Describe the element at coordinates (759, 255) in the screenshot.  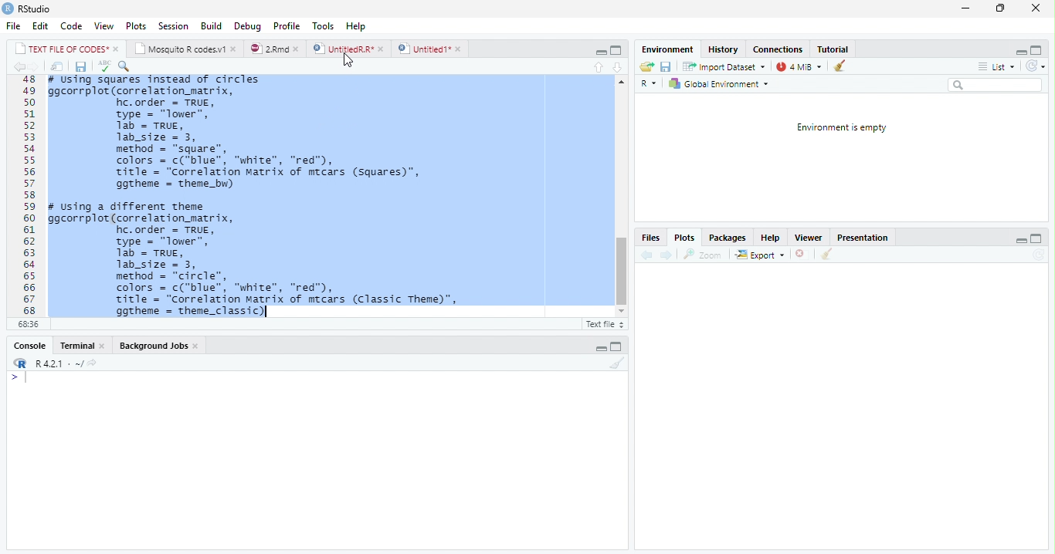
I see `Export ` at that location.